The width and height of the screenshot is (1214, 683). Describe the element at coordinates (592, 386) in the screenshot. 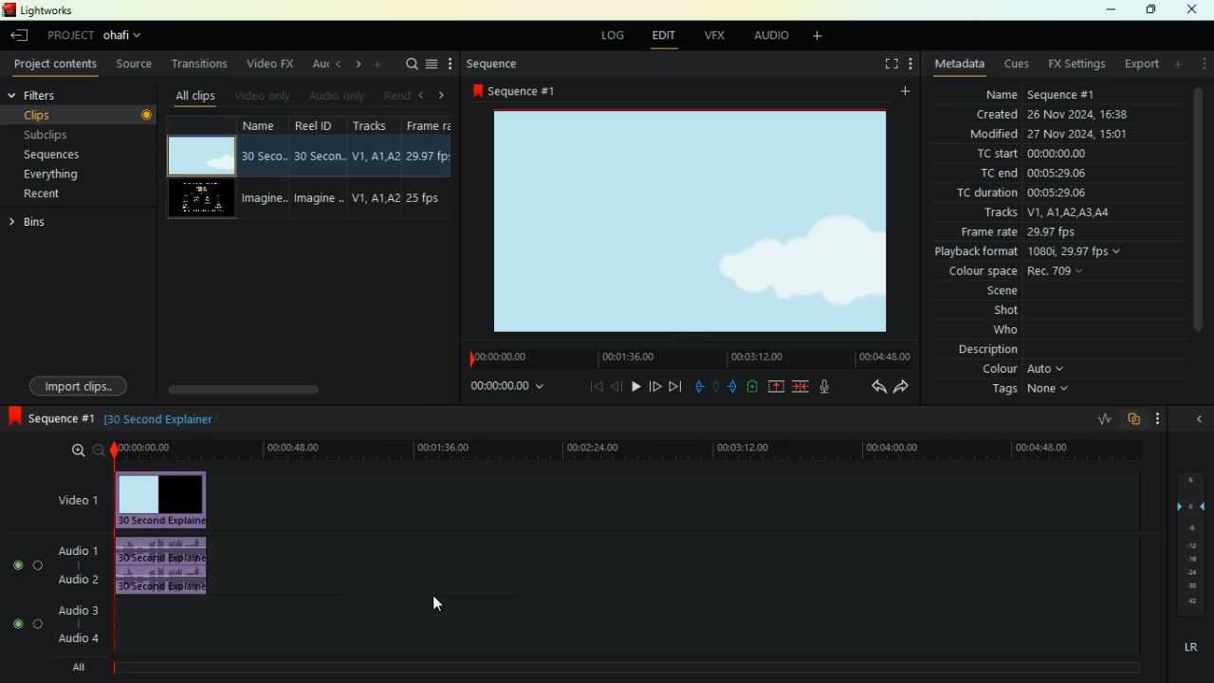

I see `beggining` at that location.